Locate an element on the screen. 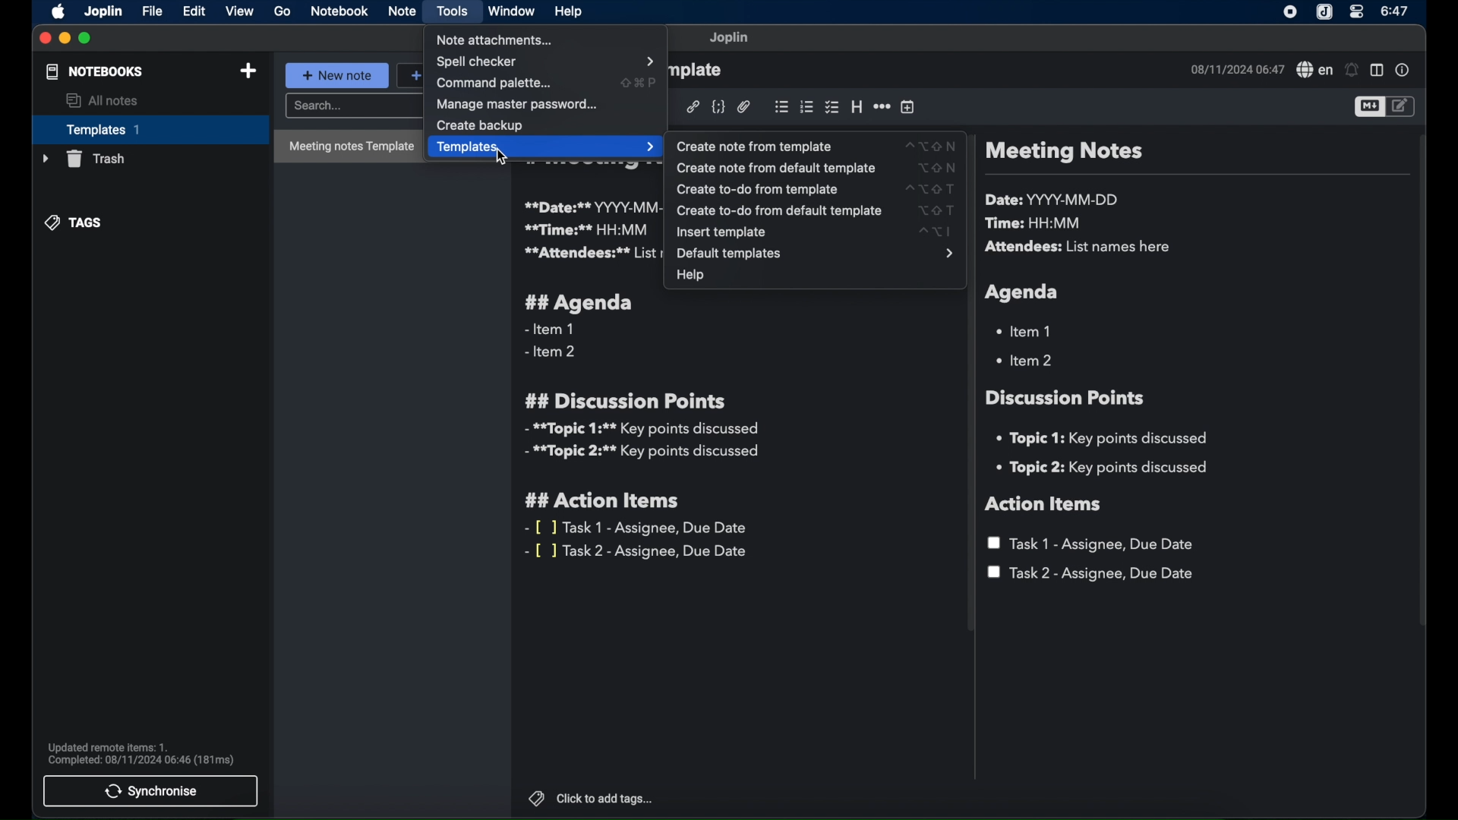 The image size is (1458, 820). Joplin is located at coordinates (103, 11).